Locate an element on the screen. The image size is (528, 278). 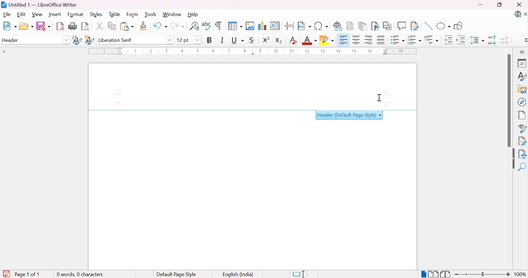
Decrease indent is located at coordinates (461, 40).